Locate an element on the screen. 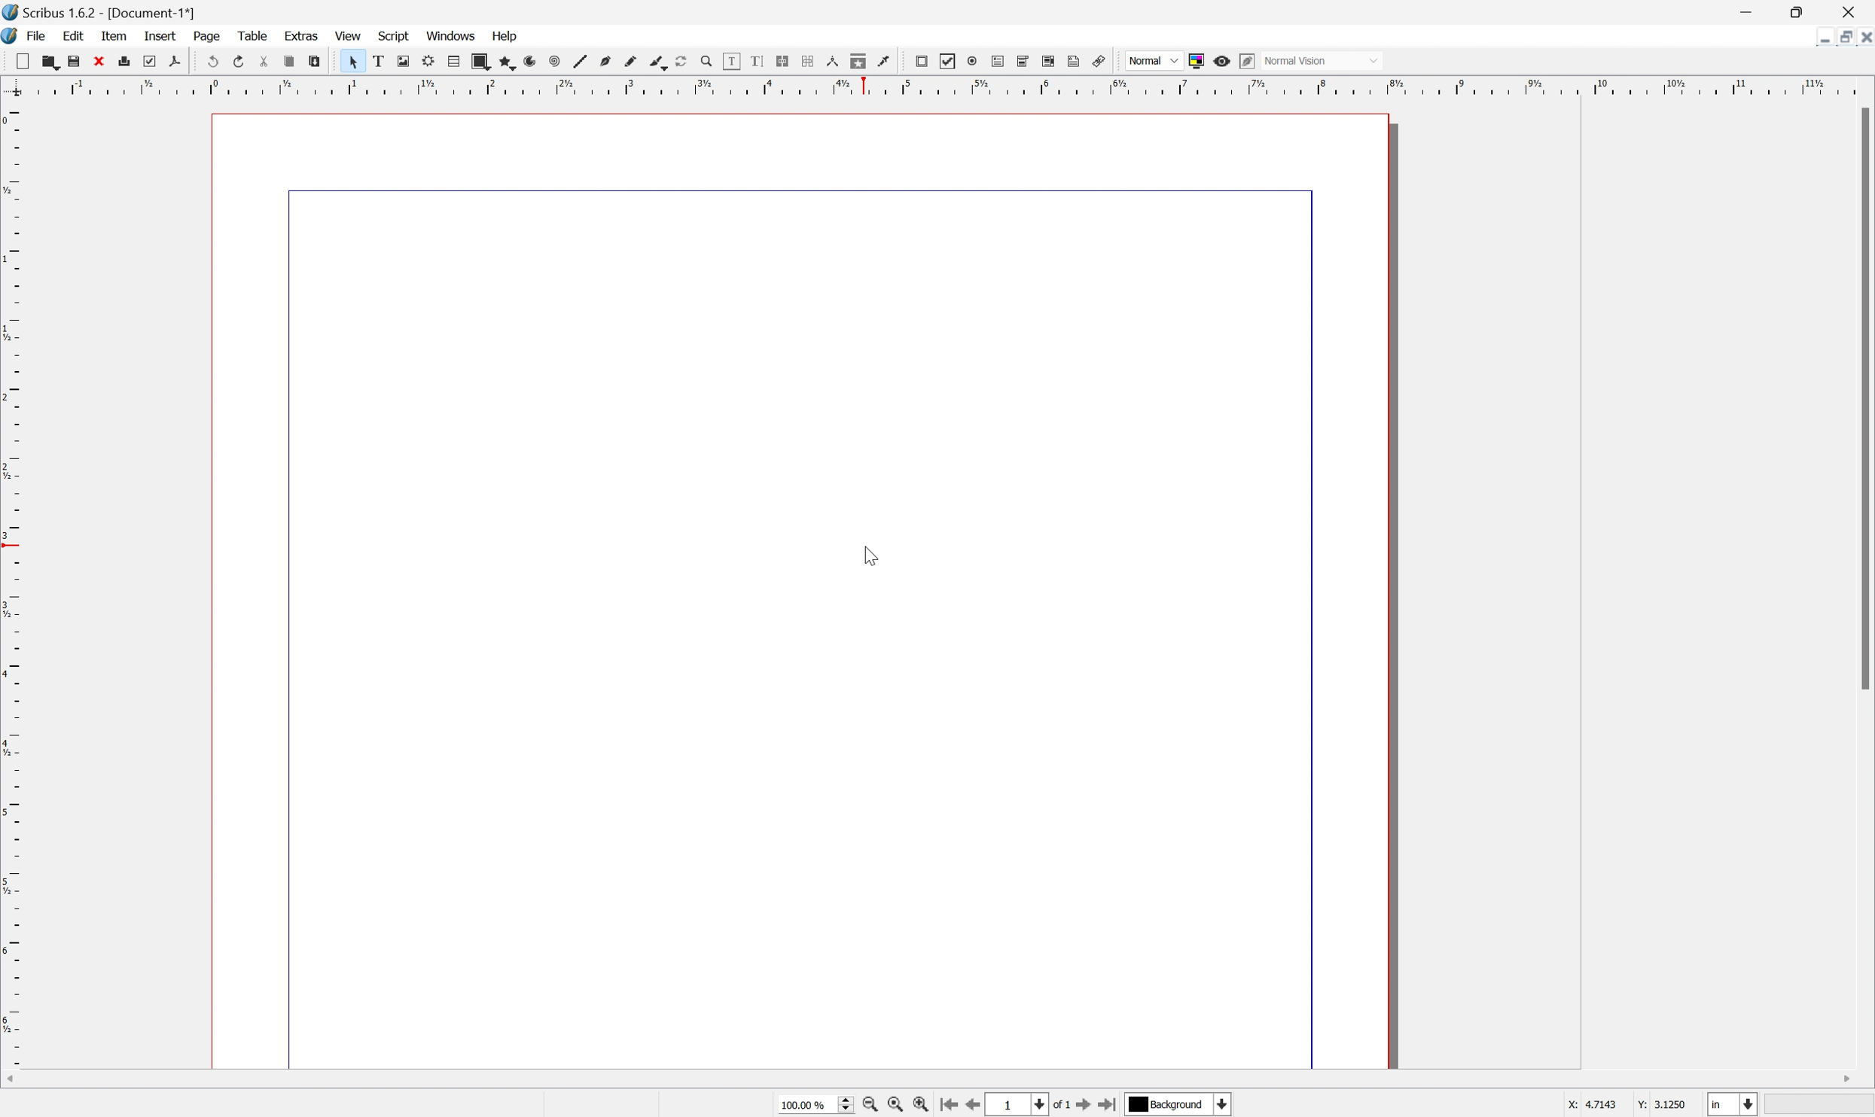 The image size is (1875, 1117). bezier curve is located at coordinates (607, 60).